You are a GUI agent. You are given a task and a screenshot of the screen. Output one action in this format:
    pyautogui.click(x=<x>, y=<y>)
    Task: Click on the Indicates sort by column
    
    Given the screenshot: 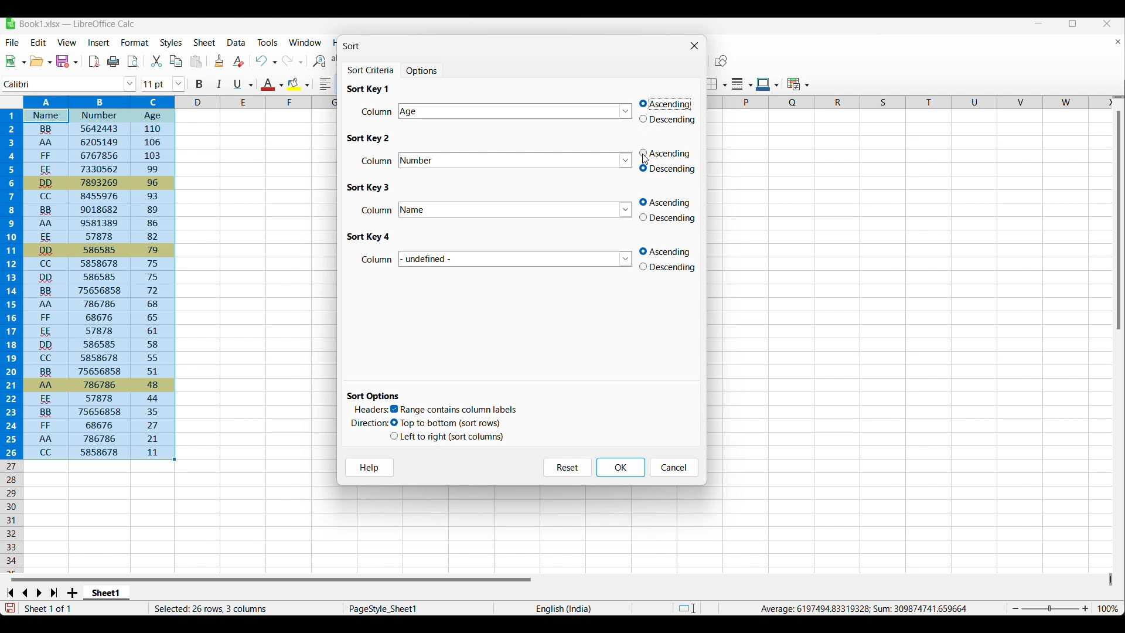 What is the action you would take?
    pyautogui.click(x=377, y=260)
    